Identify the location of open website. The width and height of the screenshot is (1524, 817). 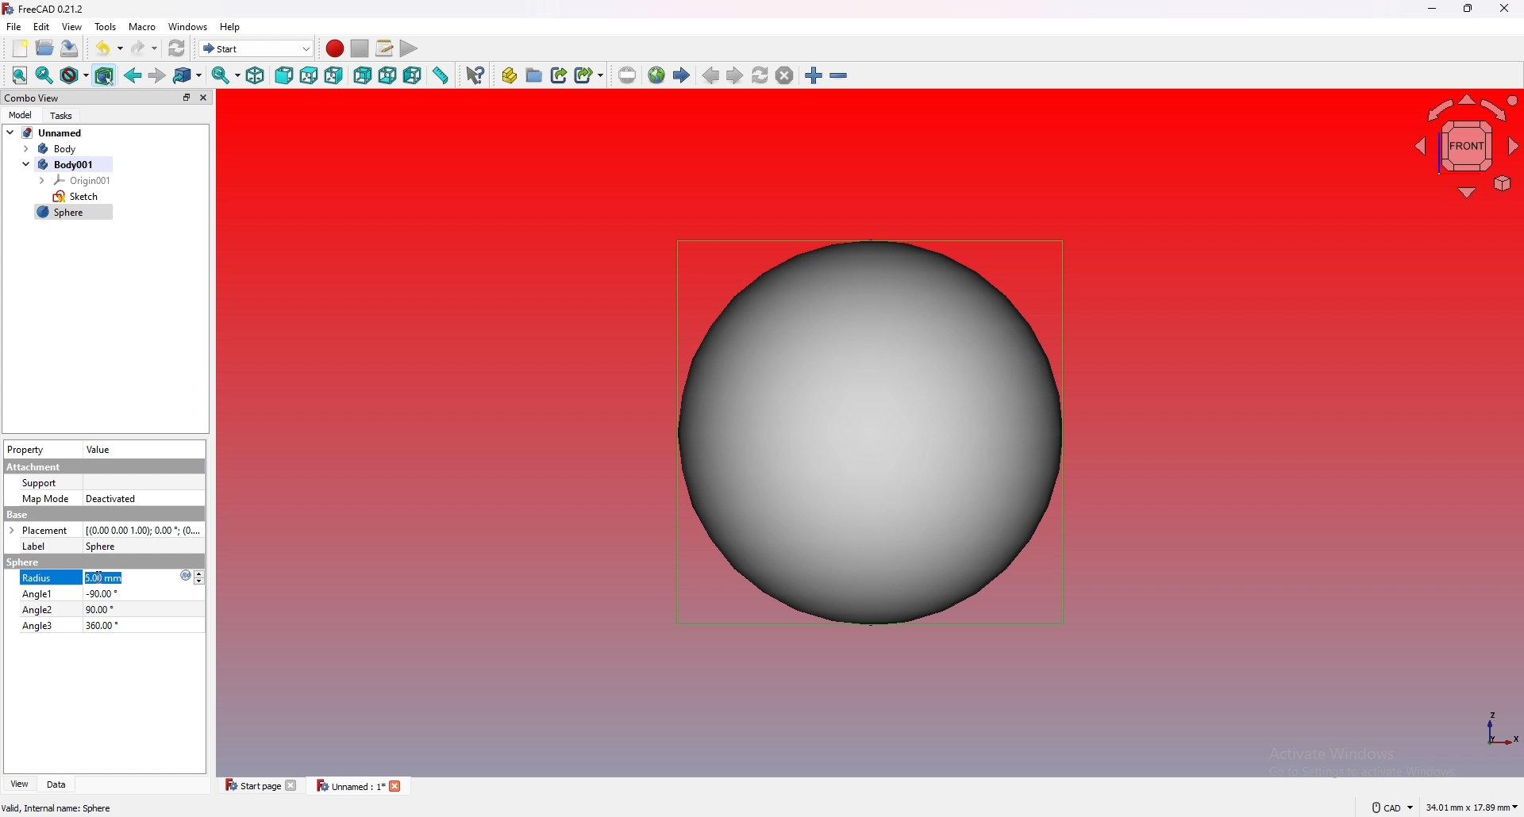
(656, 75).